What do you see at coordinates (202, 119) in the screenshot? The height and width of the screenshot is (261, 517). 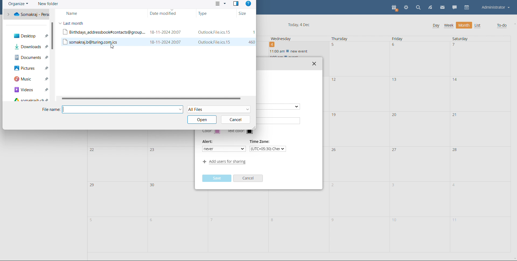 I see `open` at bounding box center [202, 119].